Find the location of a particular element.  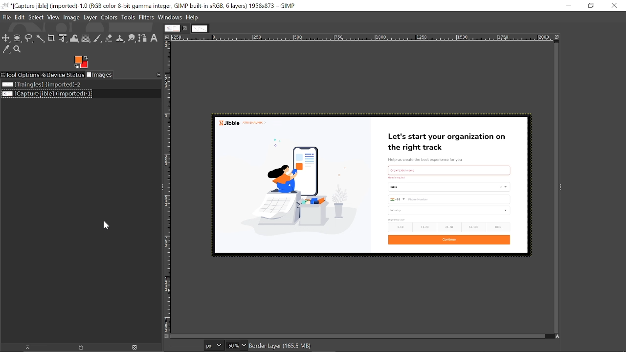

Fuzzy select tool is located at coordinates (40, 39).